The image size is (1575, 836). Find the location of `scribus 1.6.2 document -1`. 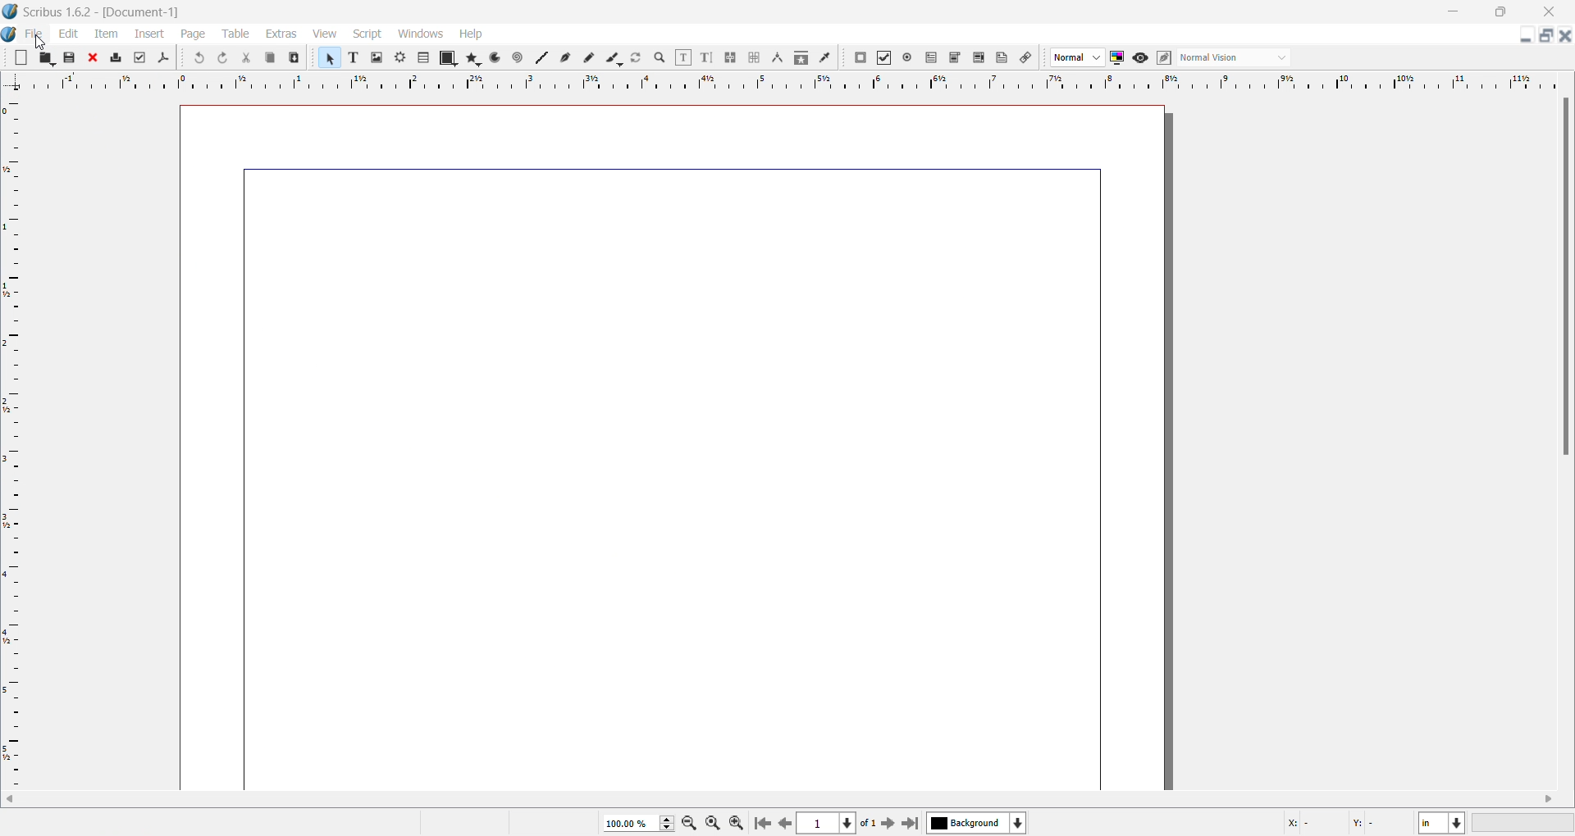

scribus 1.6.2 document -1 is located at coordinates (134, 12).